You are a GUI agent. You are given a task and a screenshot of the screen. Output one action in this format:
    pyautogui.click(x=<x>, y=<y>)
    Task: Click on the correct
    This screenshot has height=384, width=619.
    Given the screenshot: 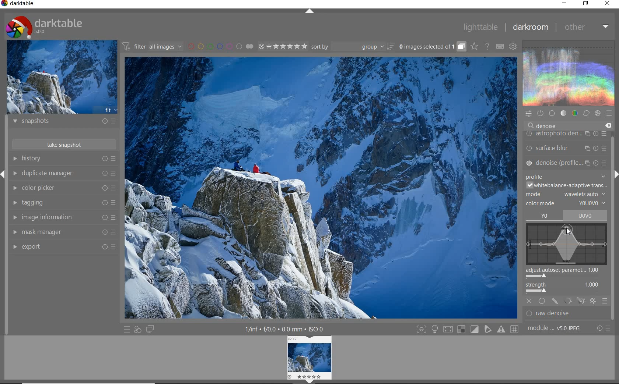 What is the action you would take?
    pyautogui.click(x=586, y=113)
    